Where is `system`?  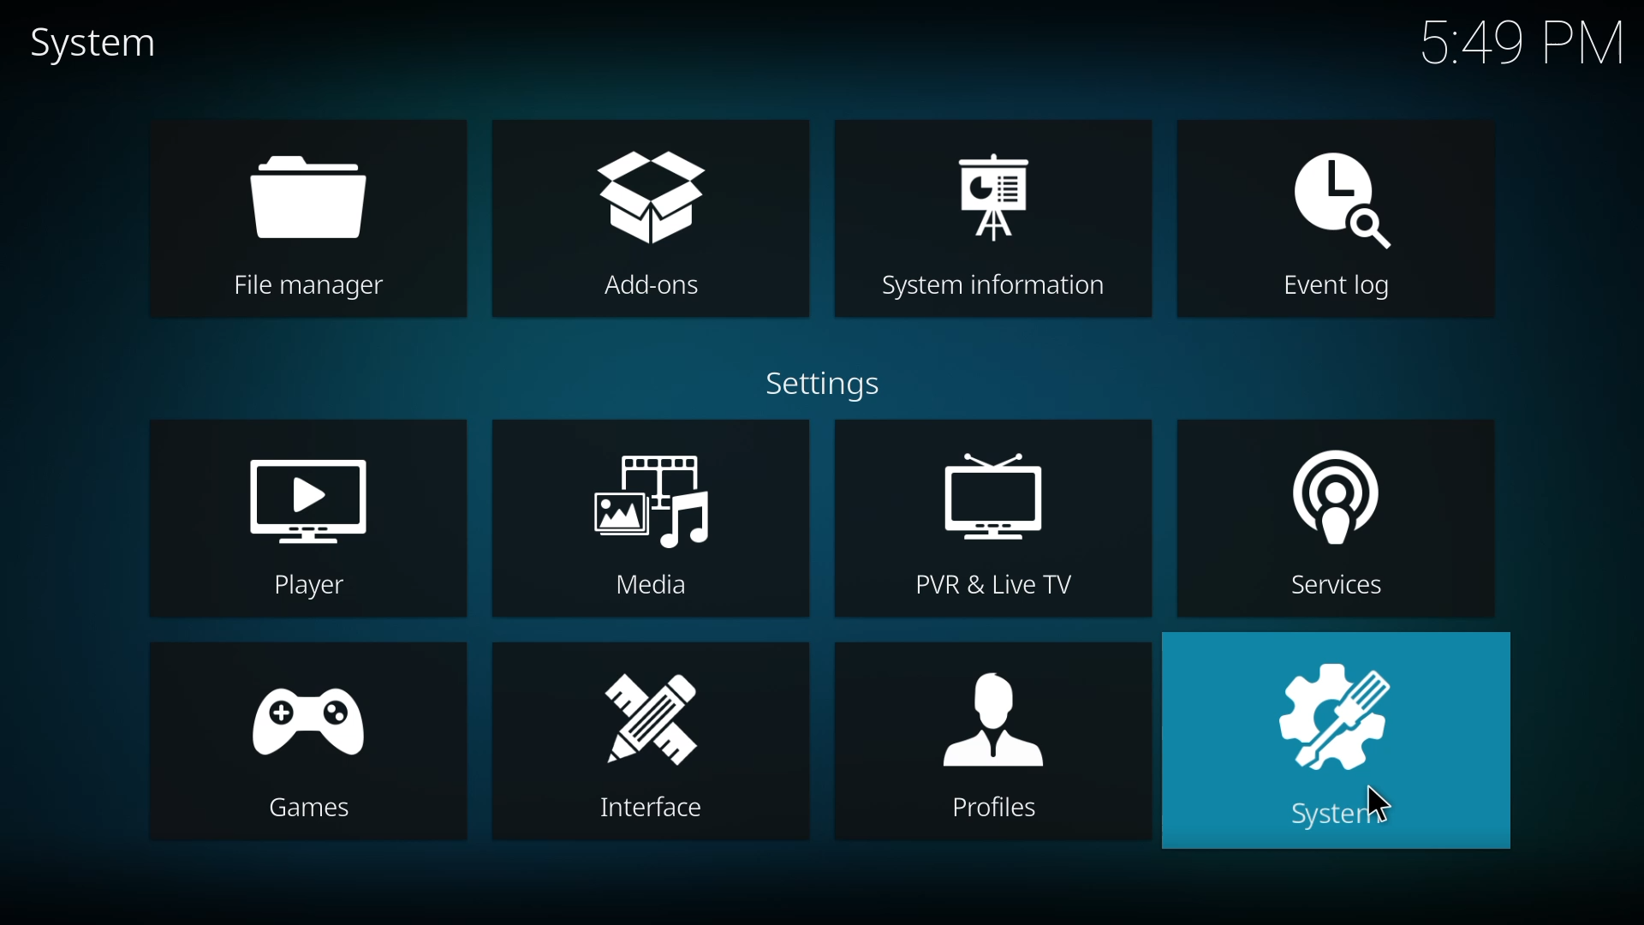
system is located at coordinates (1342, 742).